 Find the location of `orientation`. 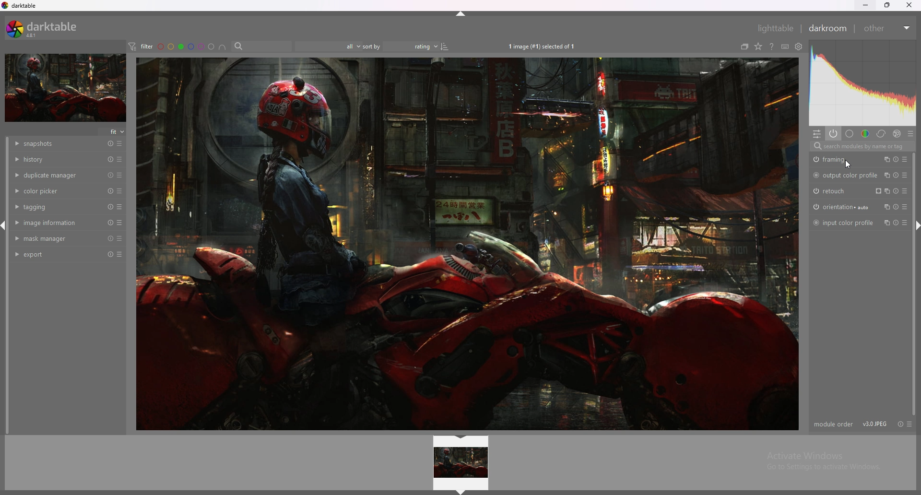

orientation is located at coordinates (843, 207).